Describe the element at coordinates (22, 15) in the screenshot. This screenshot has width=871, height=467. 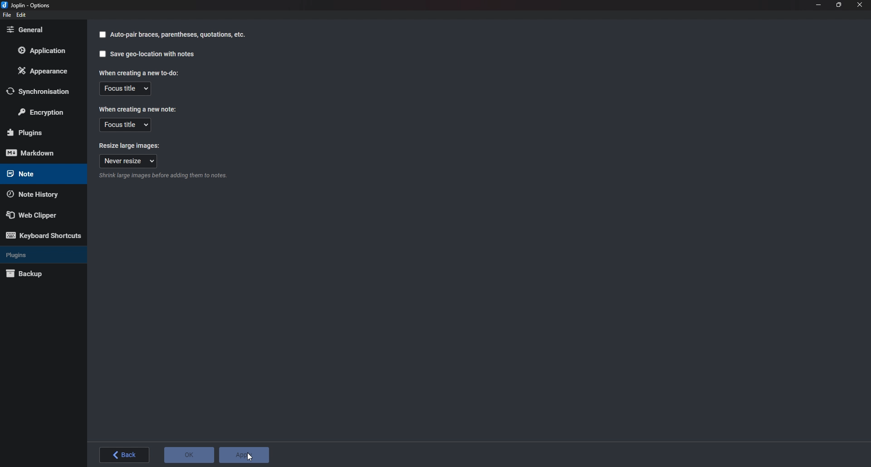
I see `edit` at that location.